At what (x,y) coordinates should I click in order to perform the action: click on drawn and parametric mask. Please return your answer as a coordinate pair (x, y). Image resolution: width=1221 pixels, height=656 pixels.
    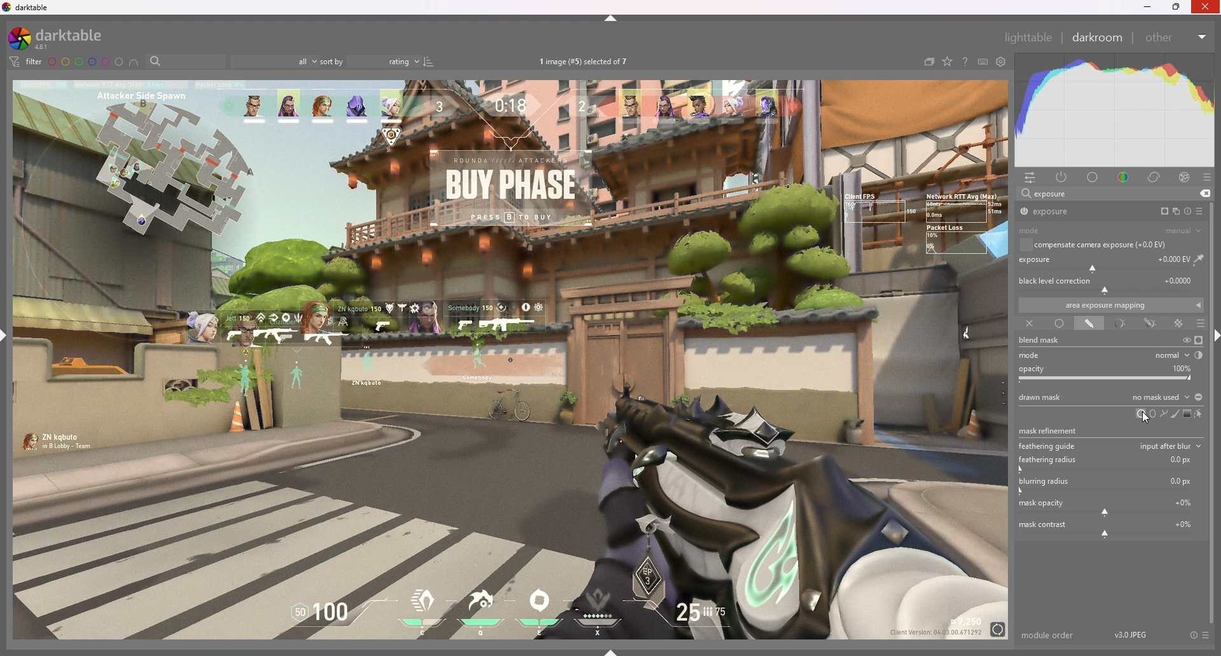
    Looking at the image, I should click on (1152, 324).